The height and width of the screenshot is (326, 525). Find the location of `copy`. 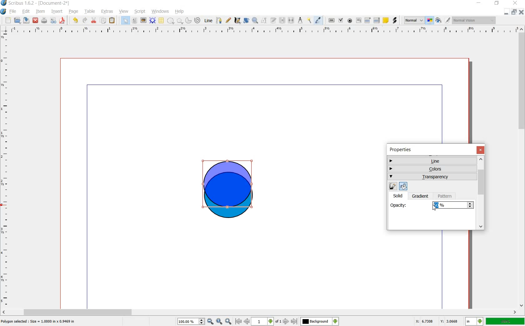

copy is located at coordinates (104, 21).